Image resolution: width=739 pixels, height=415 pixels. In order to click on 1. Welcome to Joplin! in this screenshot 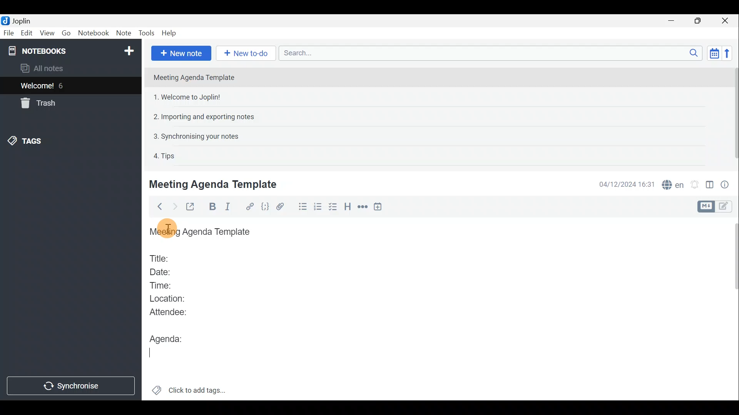, I will do `click(189, 97)`.